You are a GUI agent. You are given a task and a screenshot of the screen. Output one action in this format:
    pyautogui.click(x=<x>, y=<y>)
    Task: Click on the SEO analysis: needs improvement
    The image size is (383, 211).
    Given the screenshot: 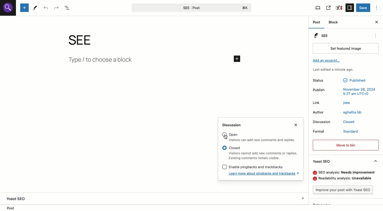 What is the action you would take?
    pyautogui.click(x=344, y=173)
    